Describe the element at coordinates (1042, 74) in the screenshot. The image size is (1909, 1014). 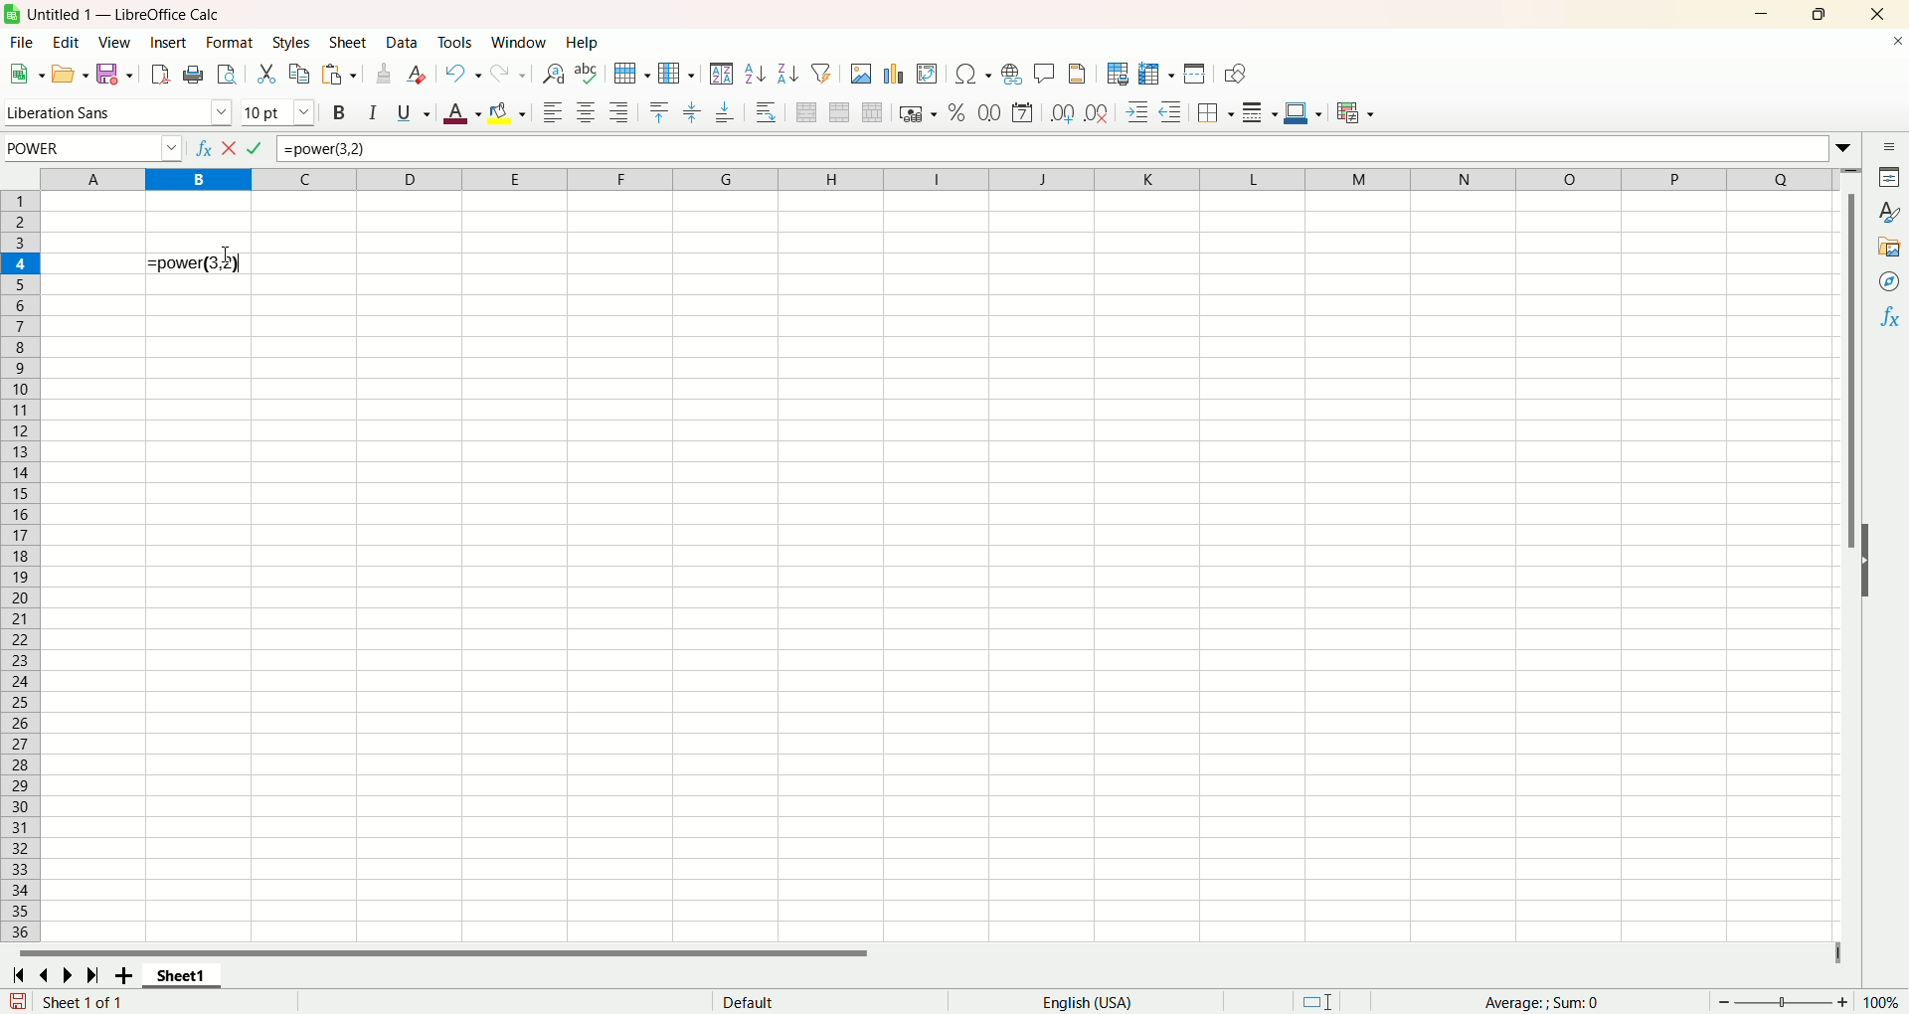
I see `insert comment` at that location.